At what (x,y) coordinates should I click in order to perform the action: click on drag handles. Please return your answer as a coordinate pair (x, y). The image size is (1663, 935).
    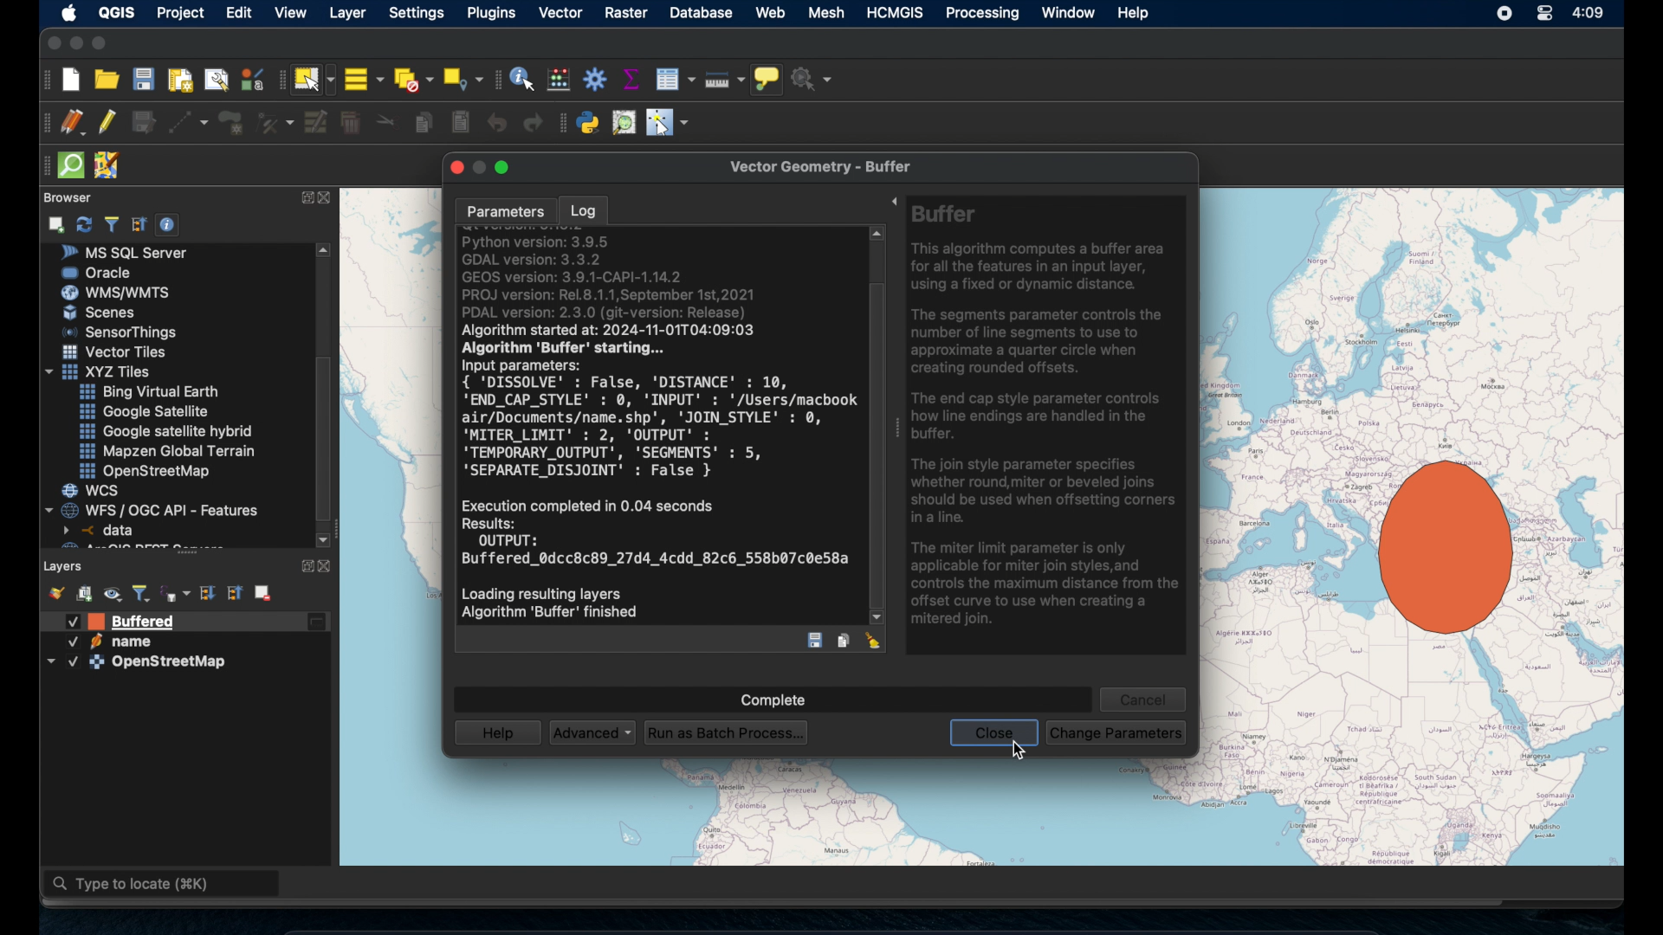
    Looking at the image, I should click on (42, 164).